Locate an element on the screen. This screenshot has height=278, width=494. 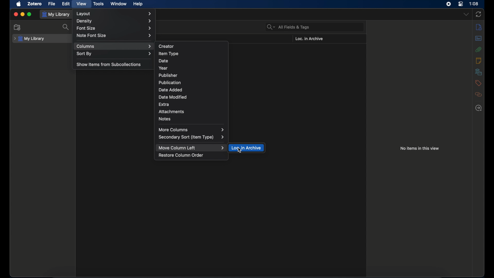
show items from subcollections is located at coordinates (109, 64).